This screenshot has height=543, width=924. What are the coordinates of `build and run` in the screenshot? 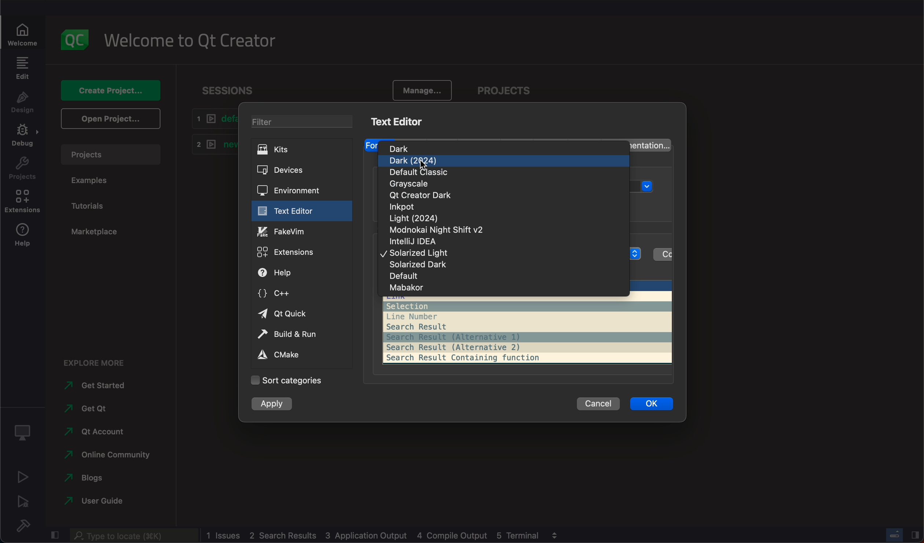 It's located at (301, 333).